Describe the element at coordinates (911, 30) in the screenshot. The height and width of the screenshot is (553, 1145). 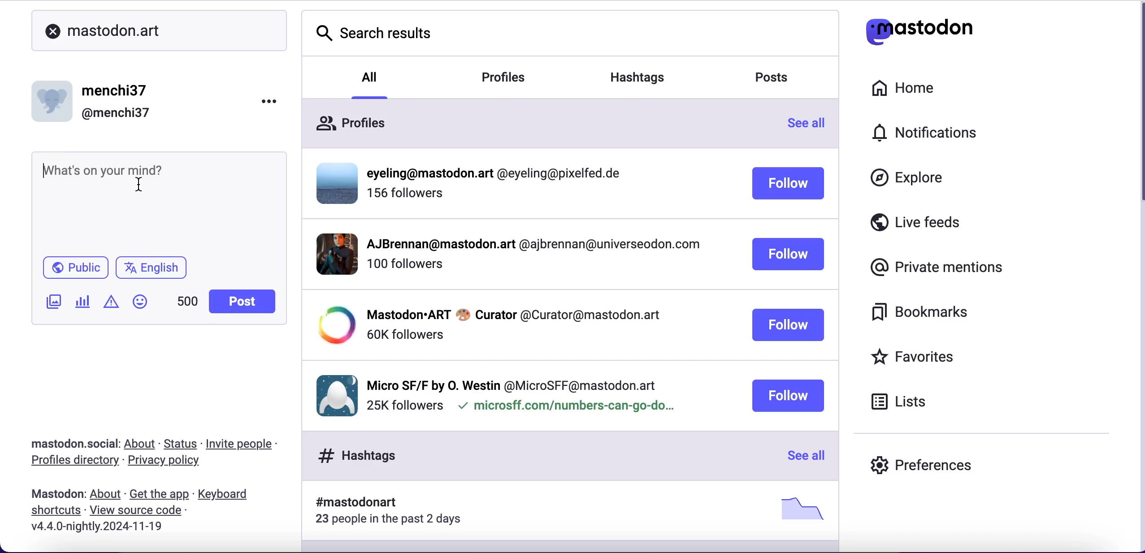
I see `mastodon logo` at that location.